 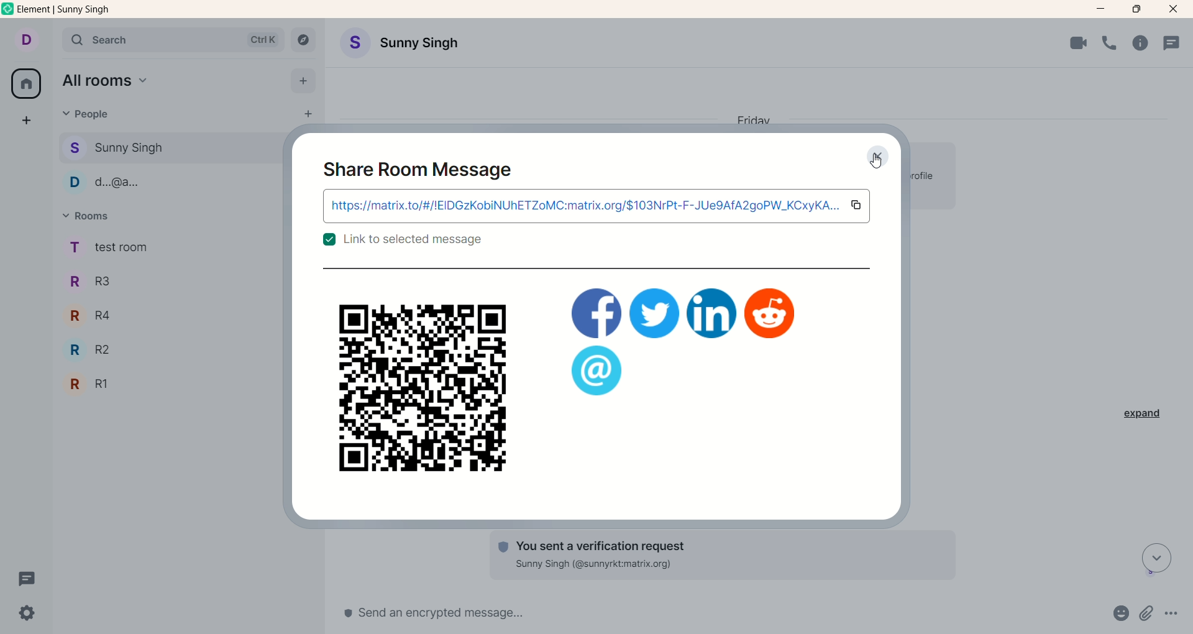 What do you see at coordinates (1135, 9) in the screenshot?
I see `maximize` at bounding box center [1135, 9].